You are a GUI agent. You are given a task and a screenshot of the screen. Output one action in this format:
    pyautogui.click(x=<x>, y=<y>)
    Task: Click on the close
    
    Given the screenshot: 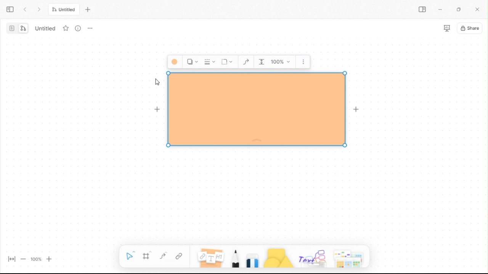 What is the action you would take?
    pyautogui.click(x=478, y=10)
    